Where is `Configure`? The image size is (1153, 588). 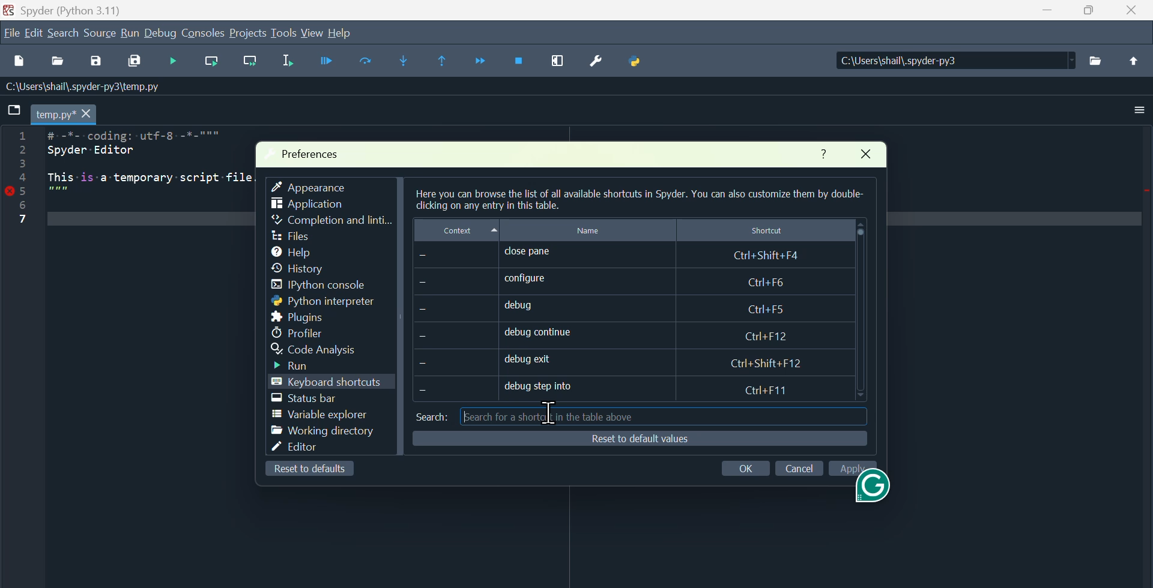
Configure is located at coordinates (618, 281).